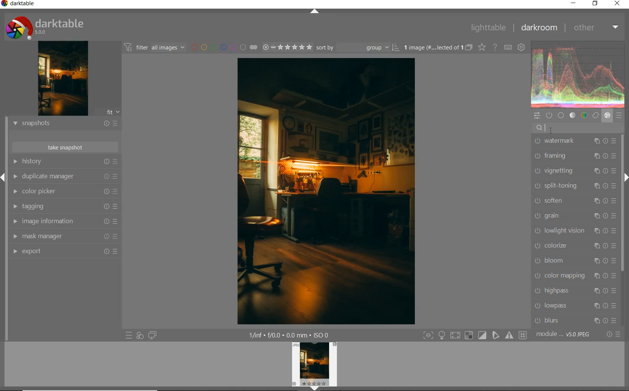 The image size is (629, 391). I want to click on export, so click(64, 252).